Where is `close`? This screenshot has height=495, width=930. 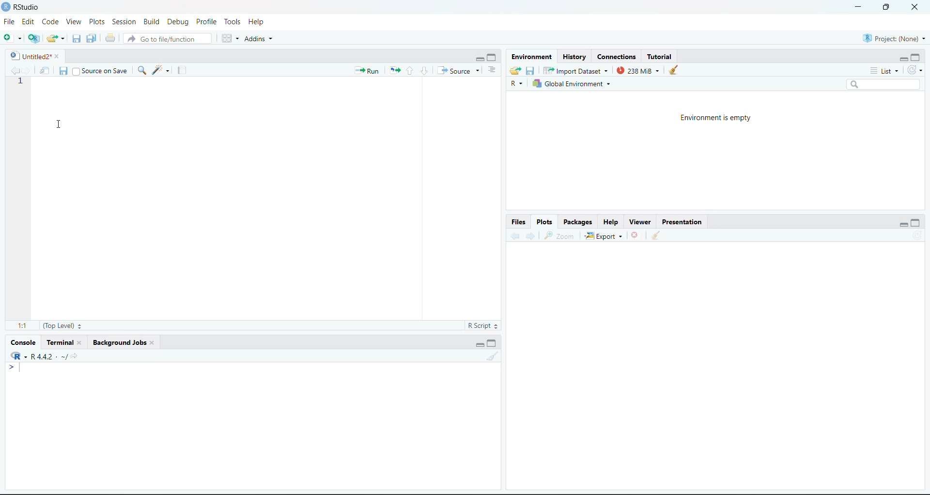
close is located at coordinates (82, 342).